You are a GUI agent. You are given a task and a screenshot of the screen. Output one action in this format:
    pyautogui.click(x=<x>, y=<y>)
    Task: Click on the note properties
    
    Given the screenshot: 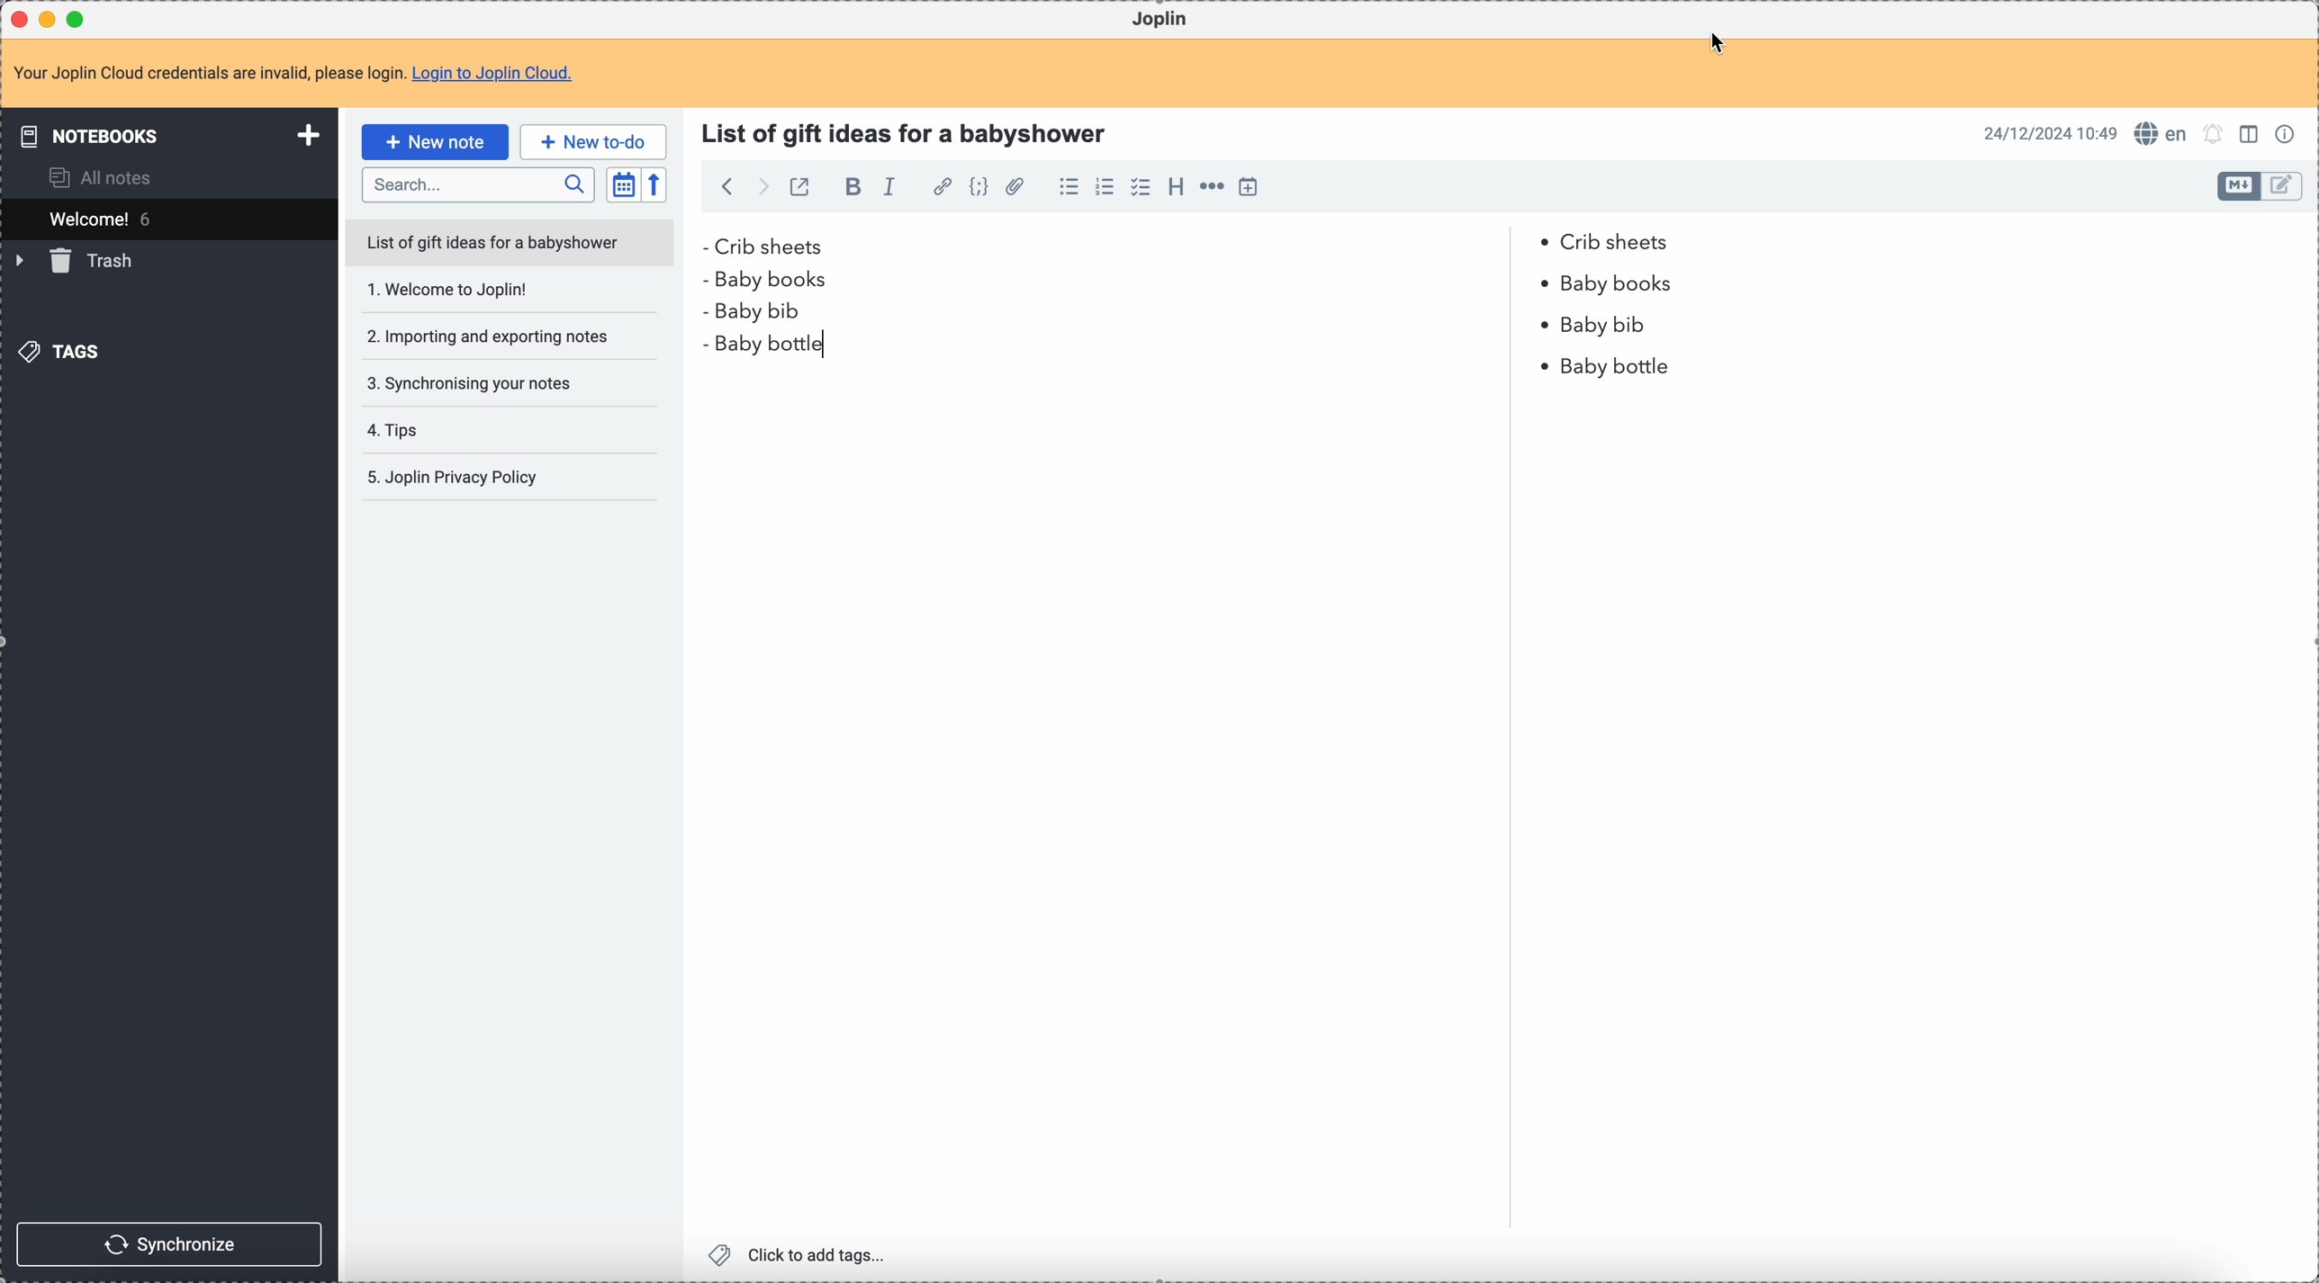 What is the action you would take?
    pyautogui.click(x=2288, y=132)
    